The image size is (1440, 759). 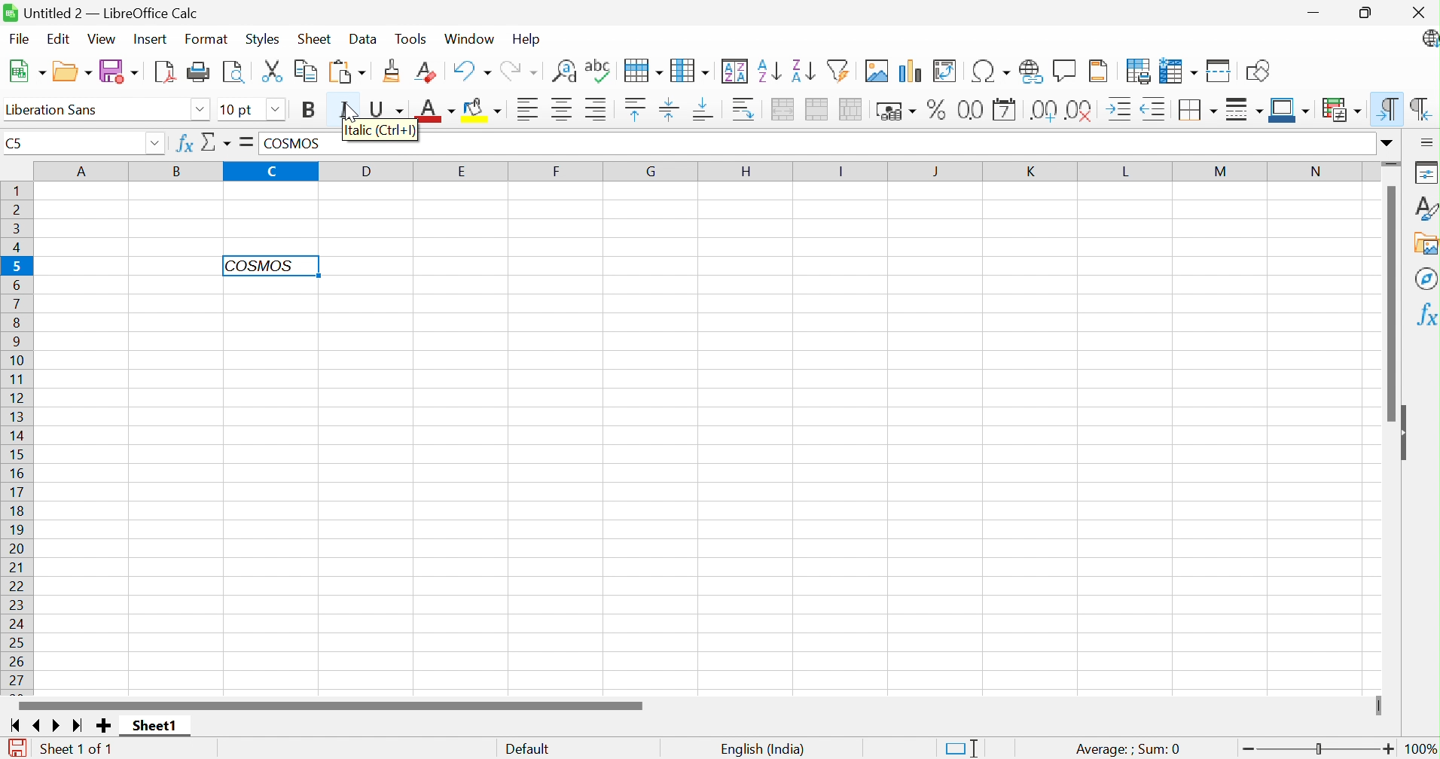 I want to click on Border style, so click(x=1242, y=109).